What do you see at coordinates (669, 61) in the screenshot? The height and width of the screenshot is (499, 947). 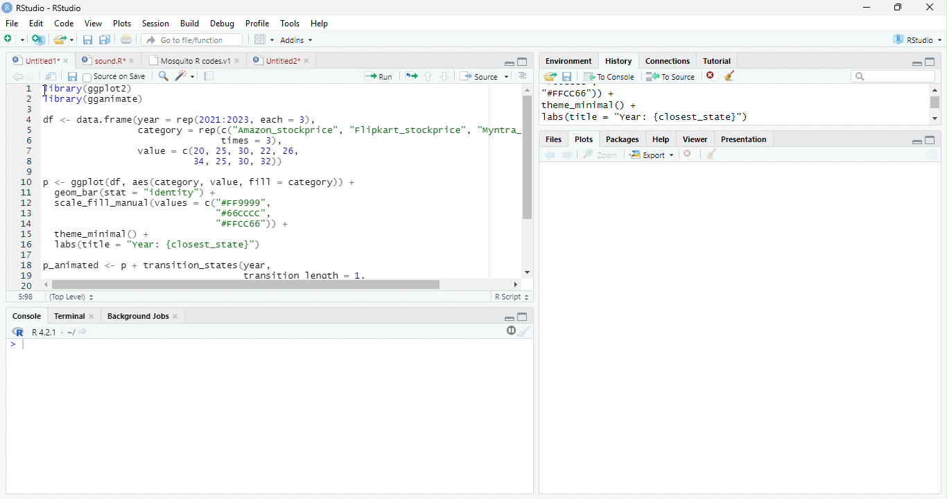 I see `Connections` at bounding box center [669, 61].